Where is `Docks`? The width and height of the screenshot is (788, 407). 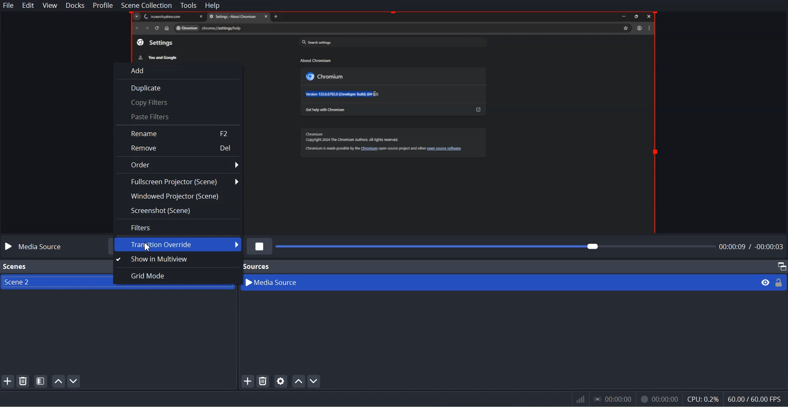
Docks is located at coordinates (75, 6).